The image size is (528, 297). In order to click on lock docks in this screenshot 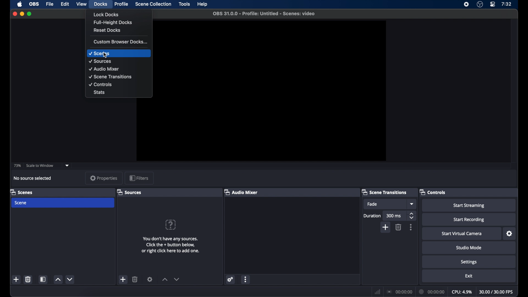, I will do `click(106, 14)`.